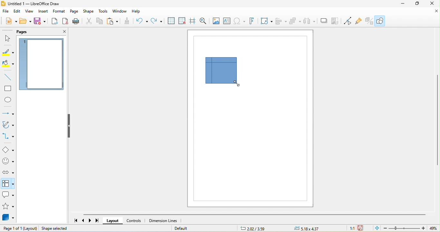 The image size is (440, 232). I want to click on dimension lines, so click(163, 220).